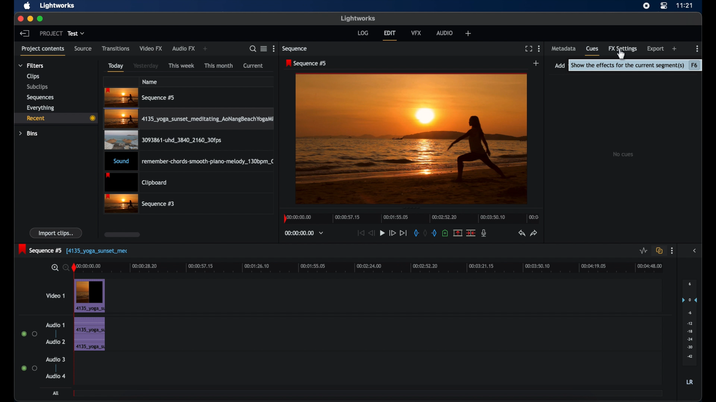  What do you see at coordinates (190, 120) in the screenshot?
I see `video clip` at bounding box center [190, 120].